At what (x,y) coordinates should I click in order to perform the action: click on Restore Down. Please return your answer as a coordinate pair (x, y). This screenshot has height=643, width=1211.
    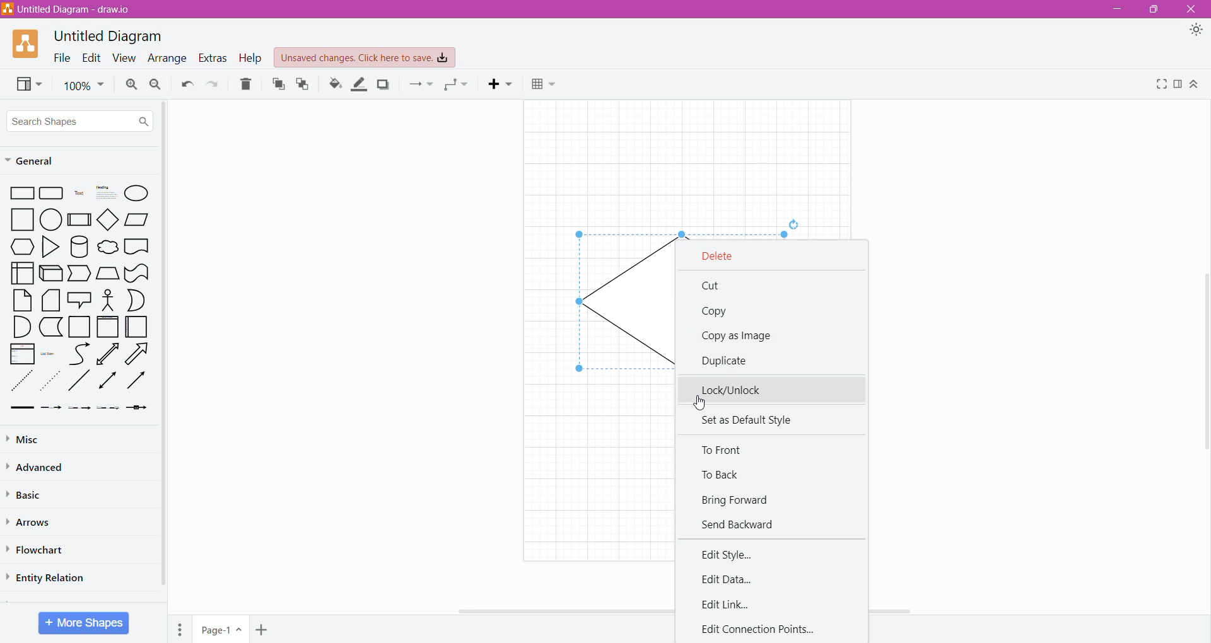
    Looking at the image, I should click on (1154, 9).